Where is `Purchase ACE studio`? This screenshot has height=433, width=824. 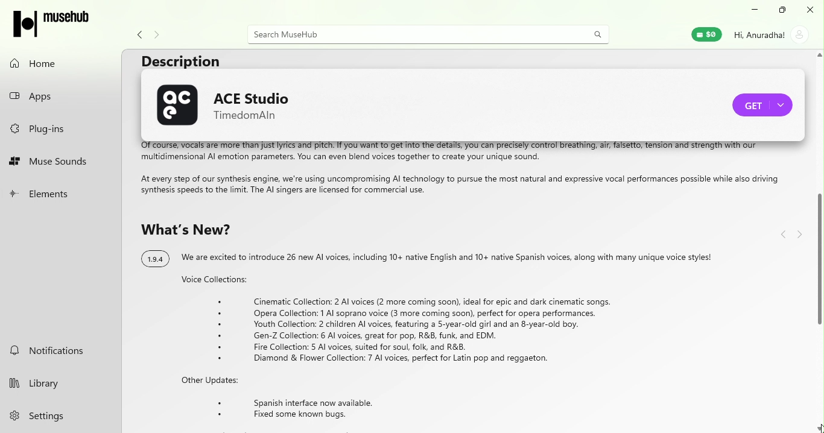 Purchase ACE studio is located at coordinates (762, 103).